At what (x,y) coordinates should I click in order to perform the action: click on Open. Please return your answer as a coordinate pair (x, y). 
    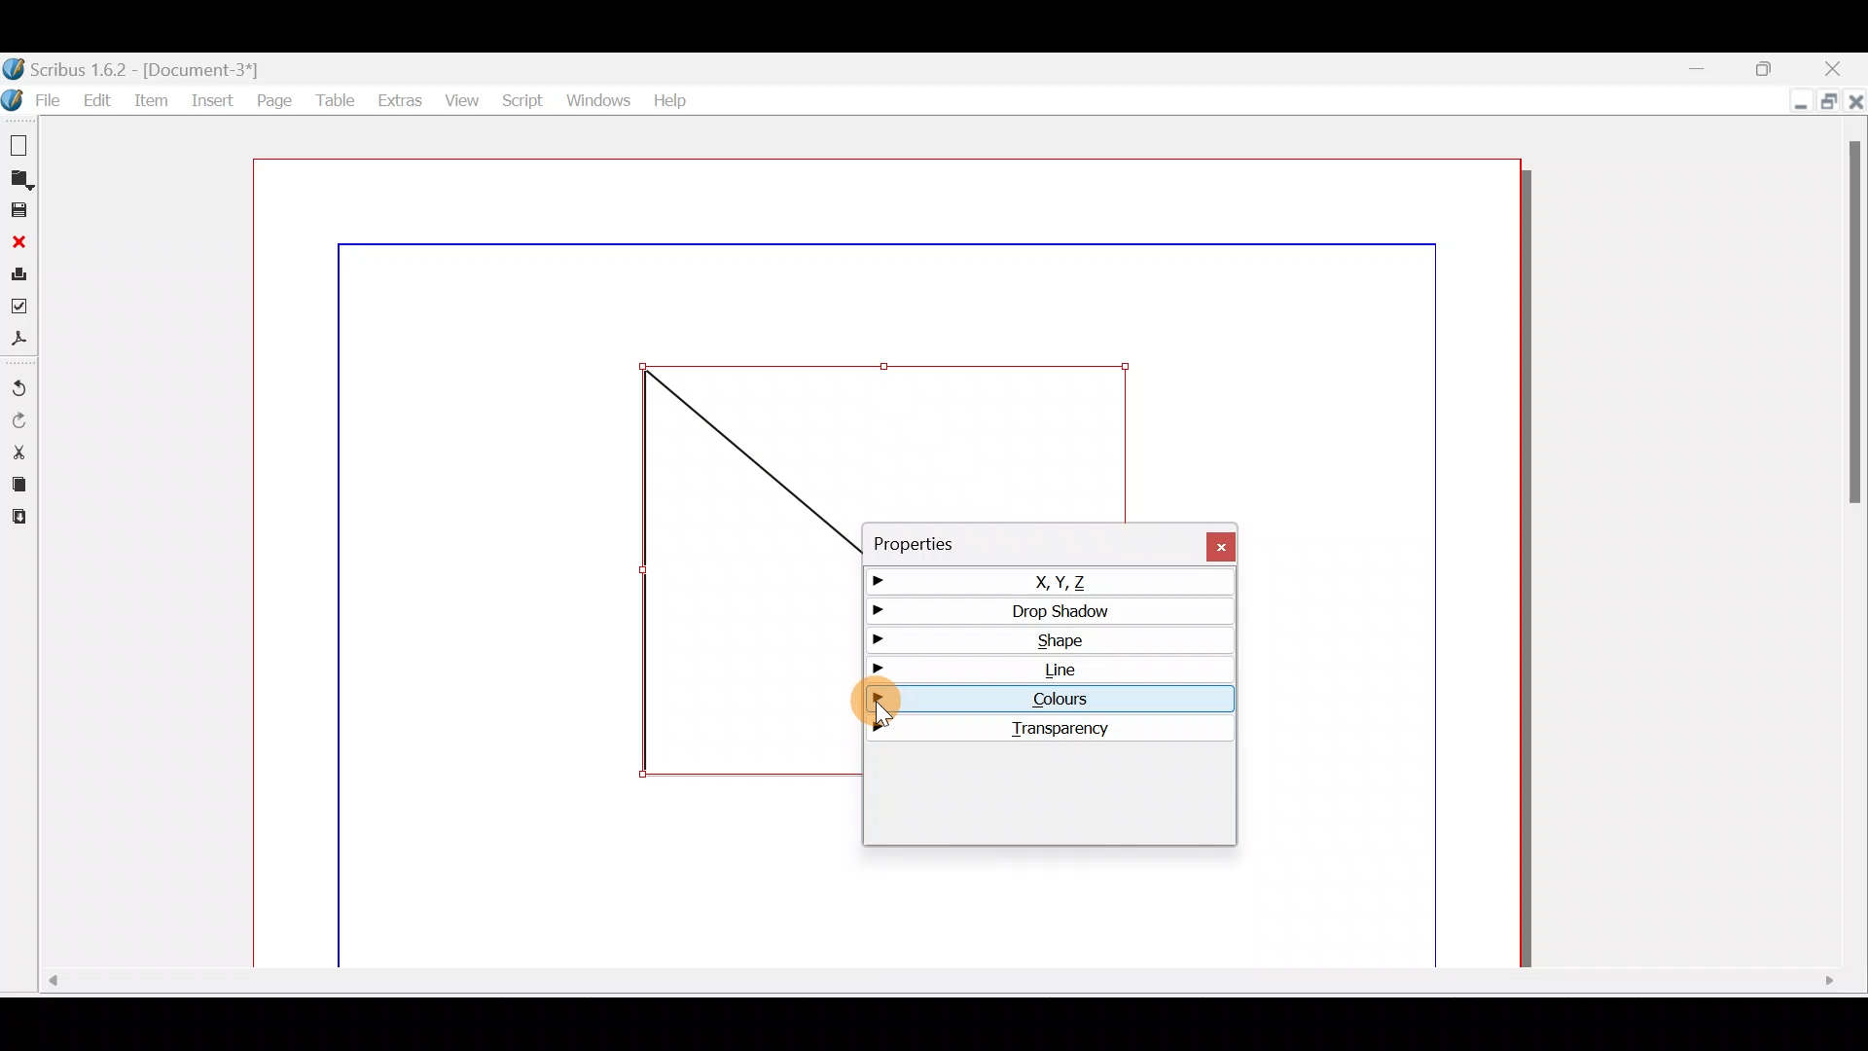
    Looking at the image, I should click on (21, 178).